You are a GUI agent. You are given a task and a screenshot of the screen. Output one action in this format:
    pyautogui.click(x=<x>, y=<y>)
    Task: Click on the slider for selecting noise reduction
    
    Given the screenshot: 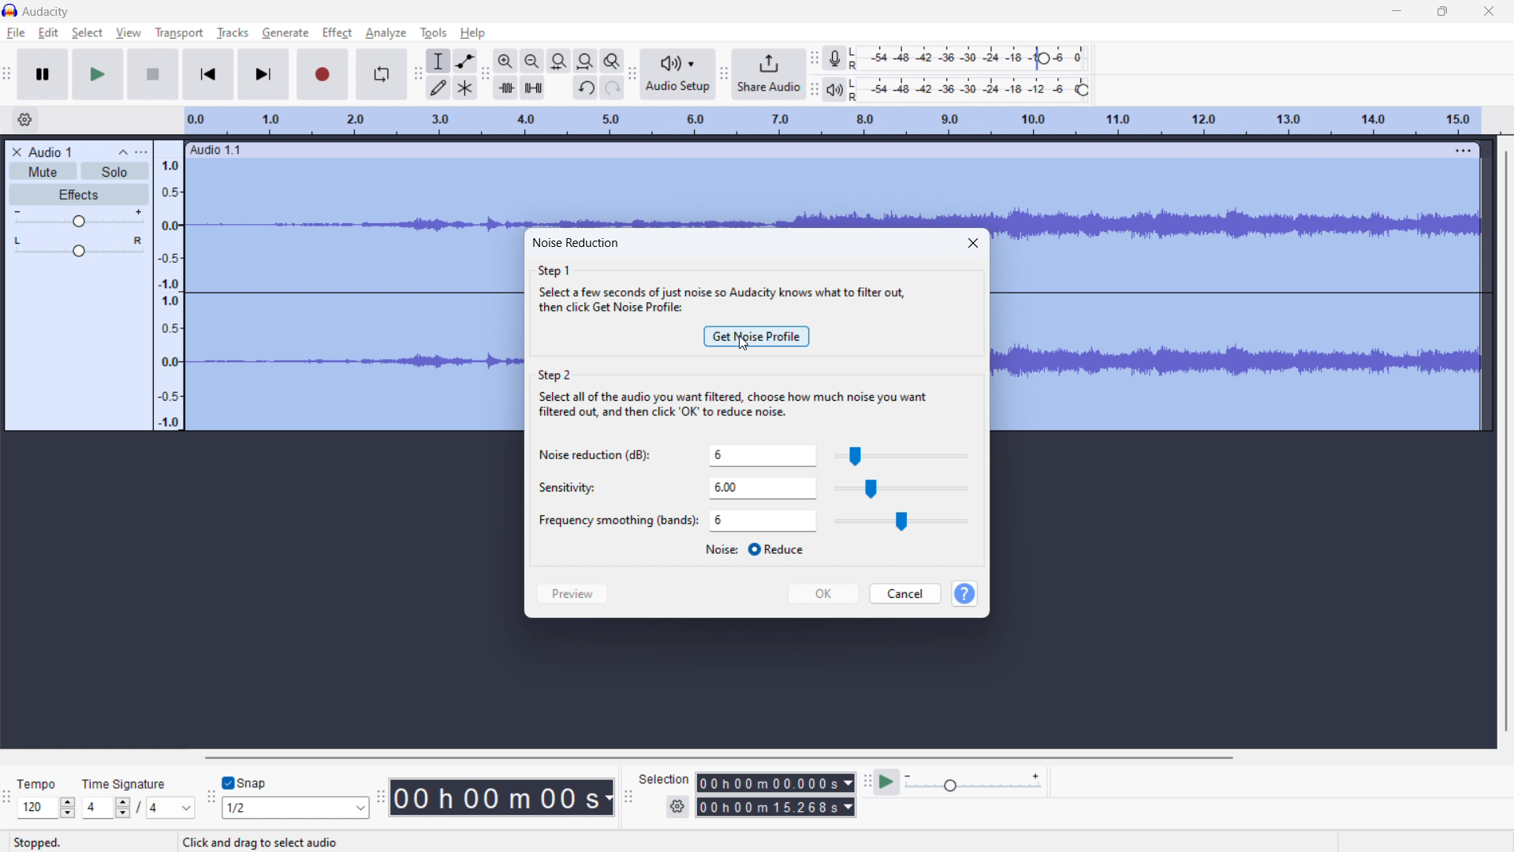 What is the action you would take?
    pyautogui.click(x=901, y=455)
    